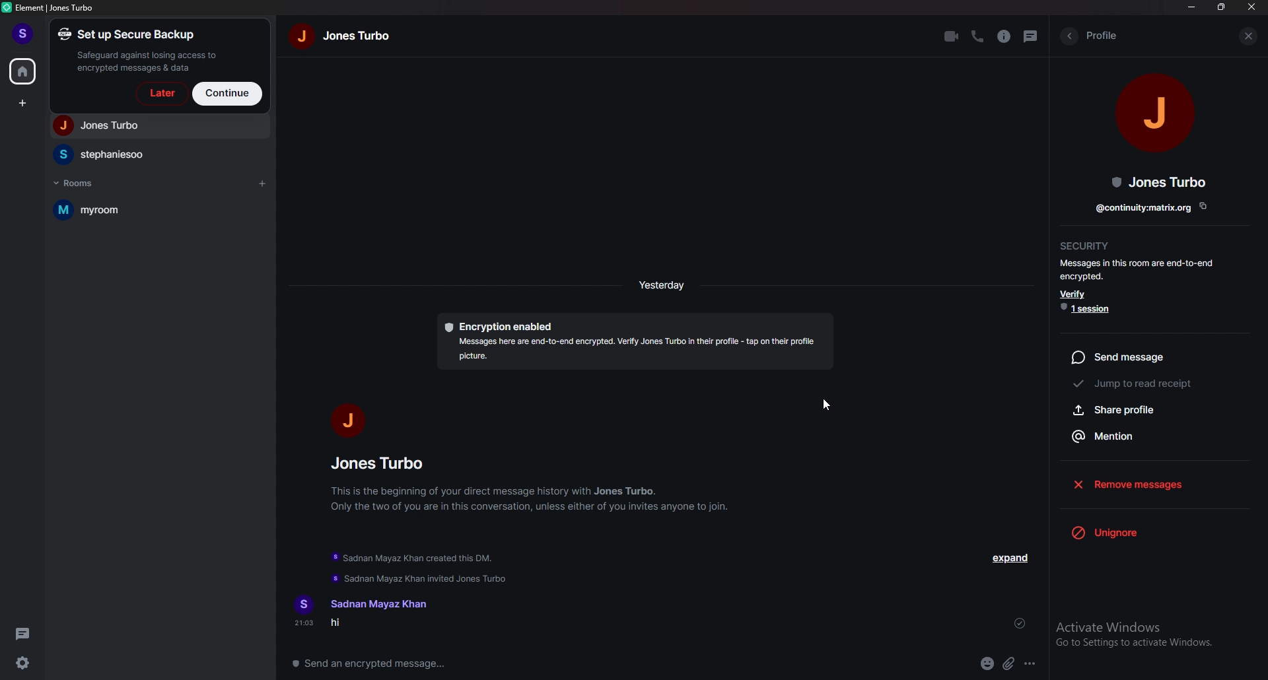  What do you see at coordinates (24, 70) in the screenshot?
I see `home` at bounding box center [24, 70].